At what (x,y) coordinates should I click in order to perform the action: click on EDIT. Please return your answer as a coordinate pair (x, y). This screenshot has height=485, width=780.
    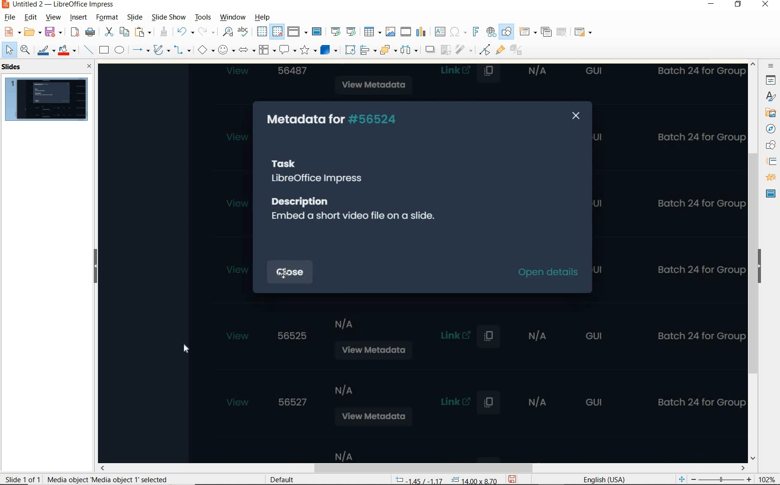
    Looking at the image, I should click on (30, 19).